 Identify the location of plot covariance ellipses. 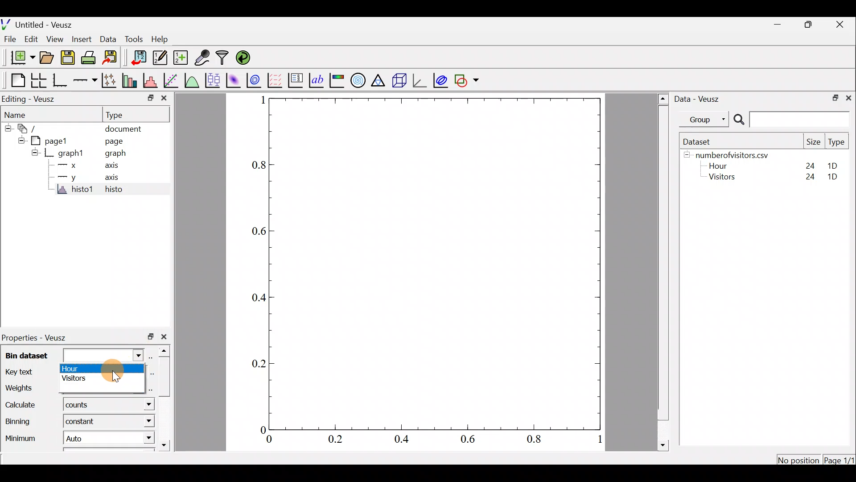
(439, 82).